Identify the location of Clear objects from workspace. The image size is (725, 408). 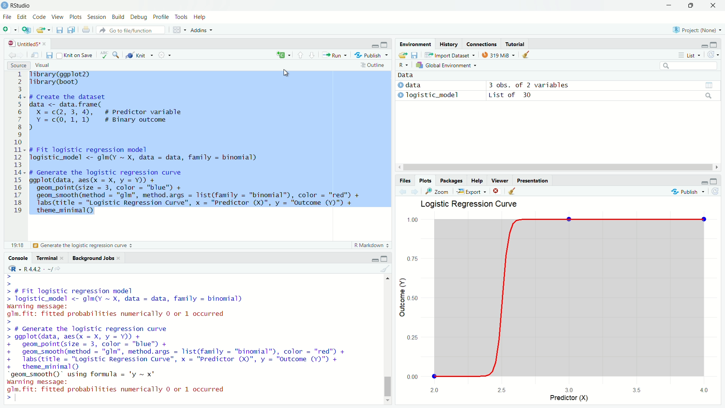
(527, 54).